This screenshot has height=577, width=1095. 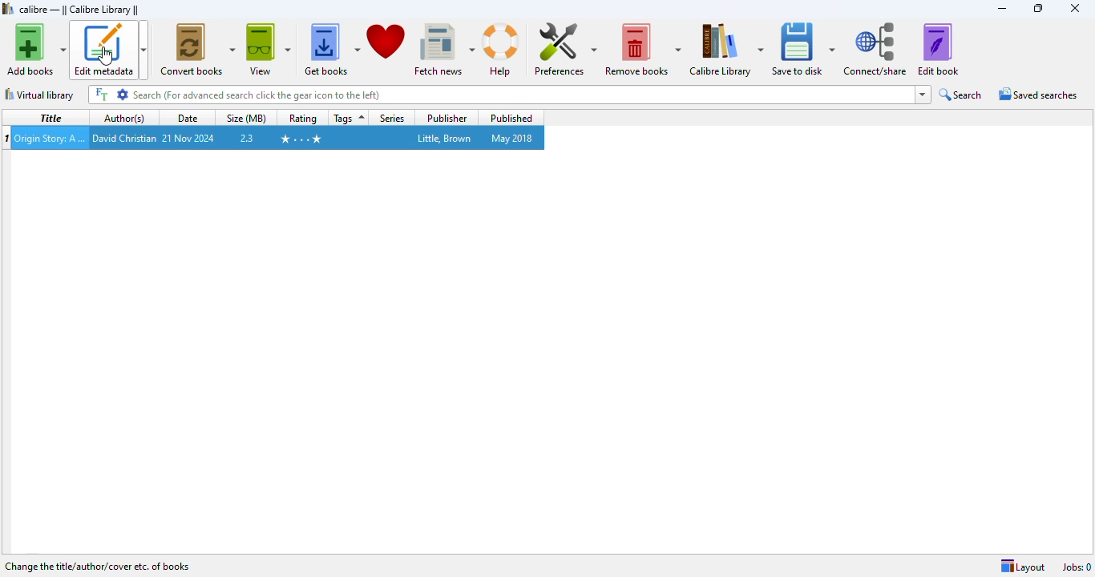 What do you see at coordinates (36, 49) in the screenshot?
I see `add books` at bounding box center [36, 49].